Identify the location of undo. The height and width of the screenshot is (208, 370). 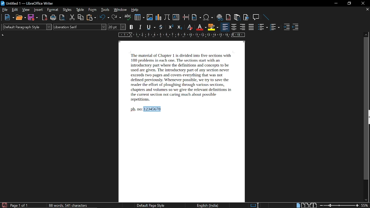
(104, 18).